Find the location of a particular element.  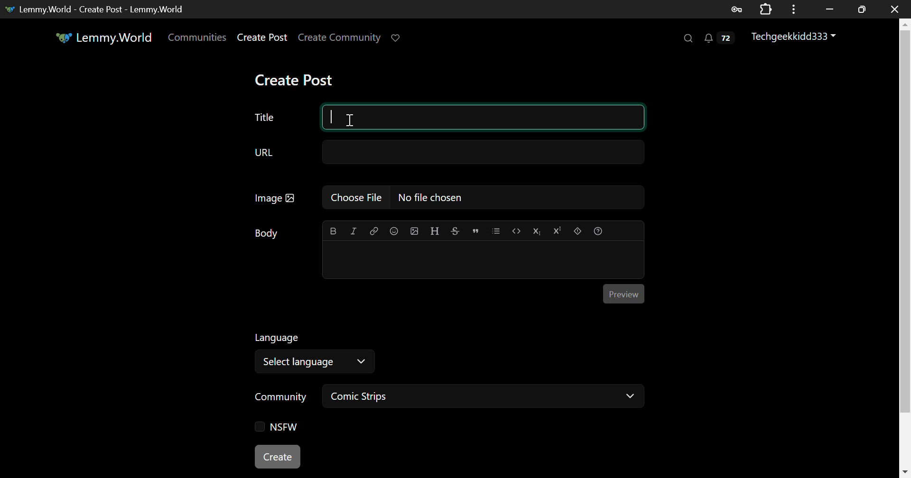

Spoiler is located at coordinates (577, 231).